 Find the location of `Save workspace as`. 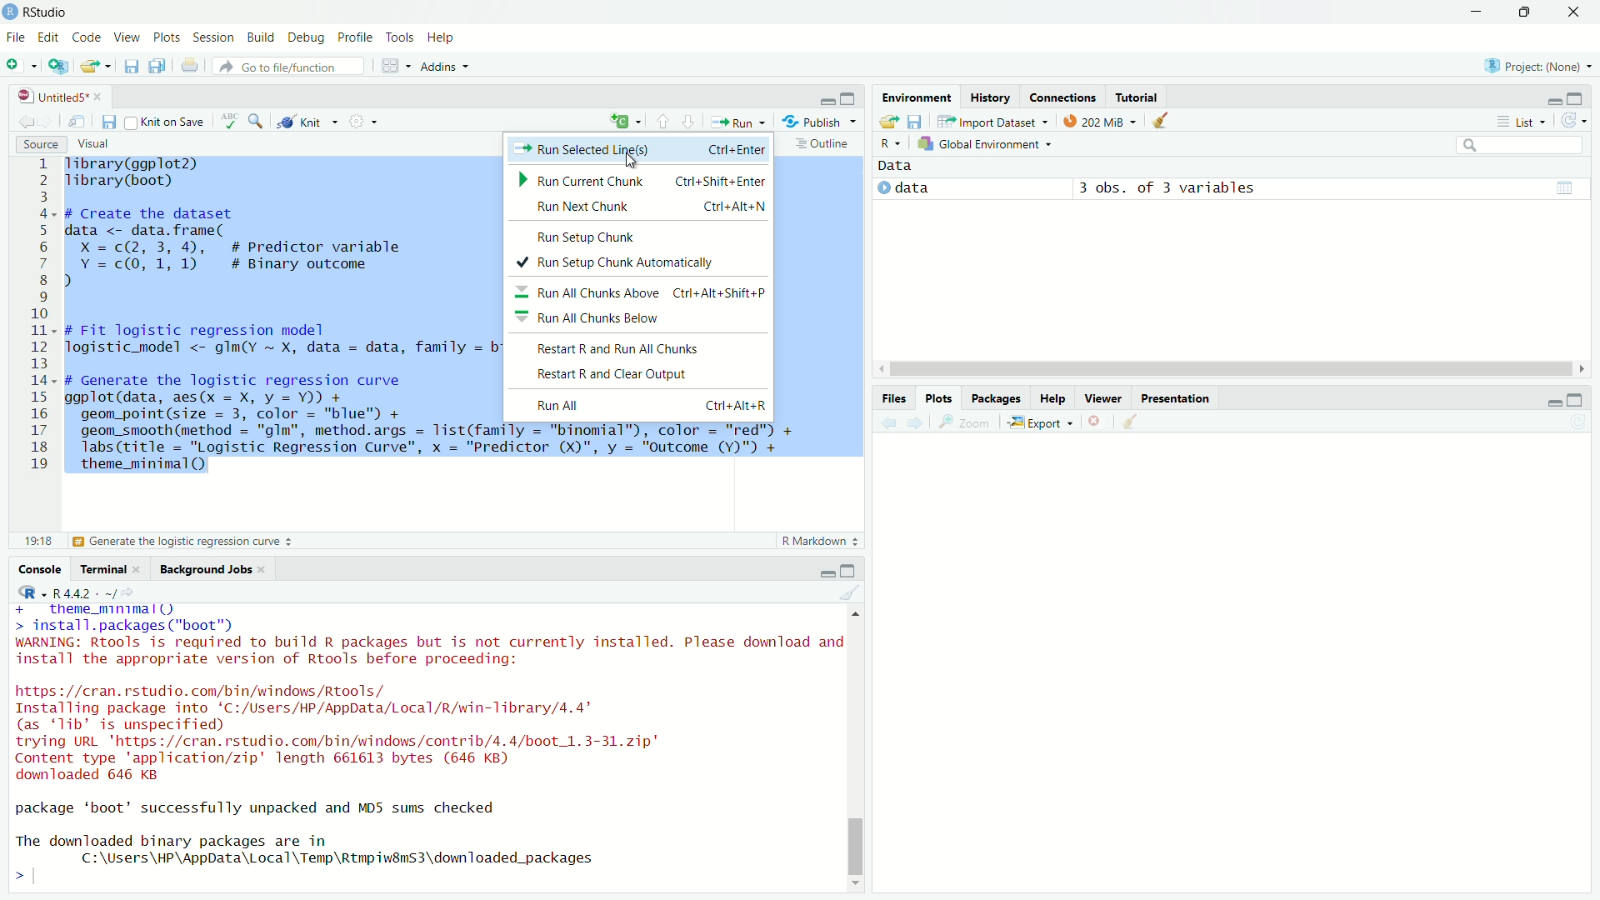

Save workspace as is located at coordinates (916, 122).